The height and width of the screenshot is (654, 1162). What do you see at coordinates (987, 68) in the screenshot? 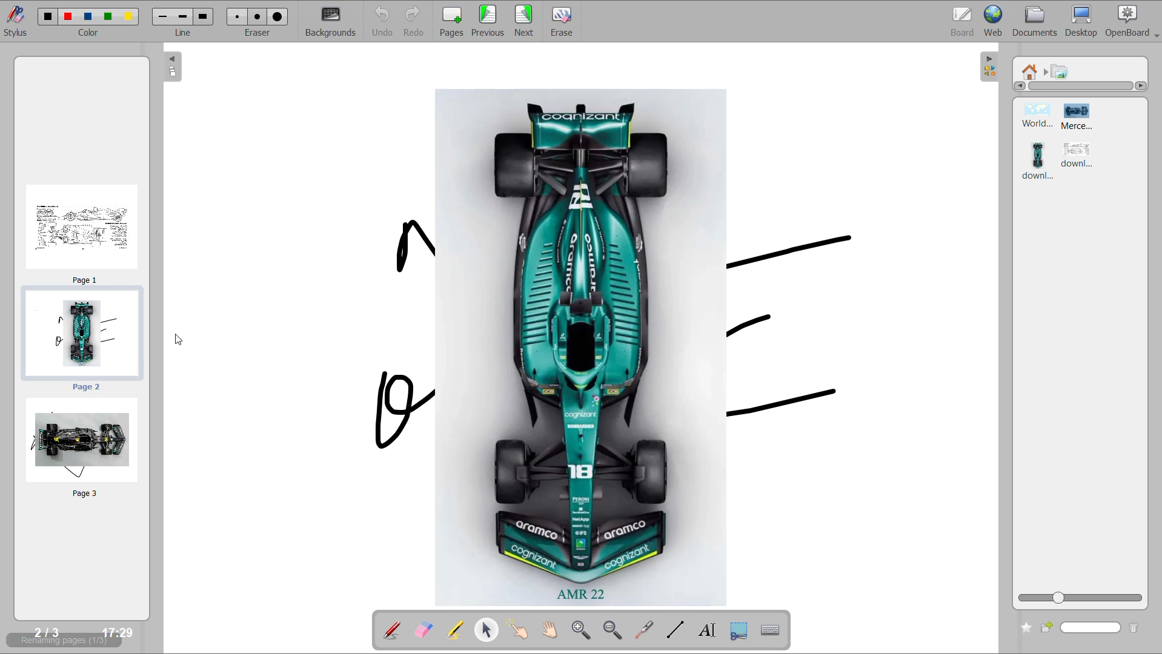
I see `collapse` at bounding box center [987, 68].